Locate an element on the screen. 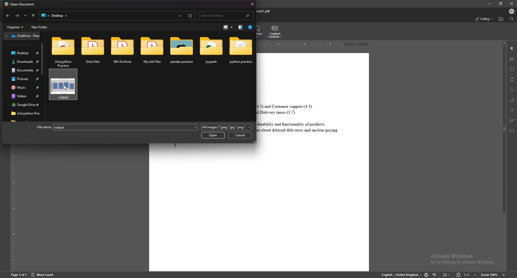 The width and height of the screenshot is (517, 278). go to parent directory is located at coordinates (32, 15).